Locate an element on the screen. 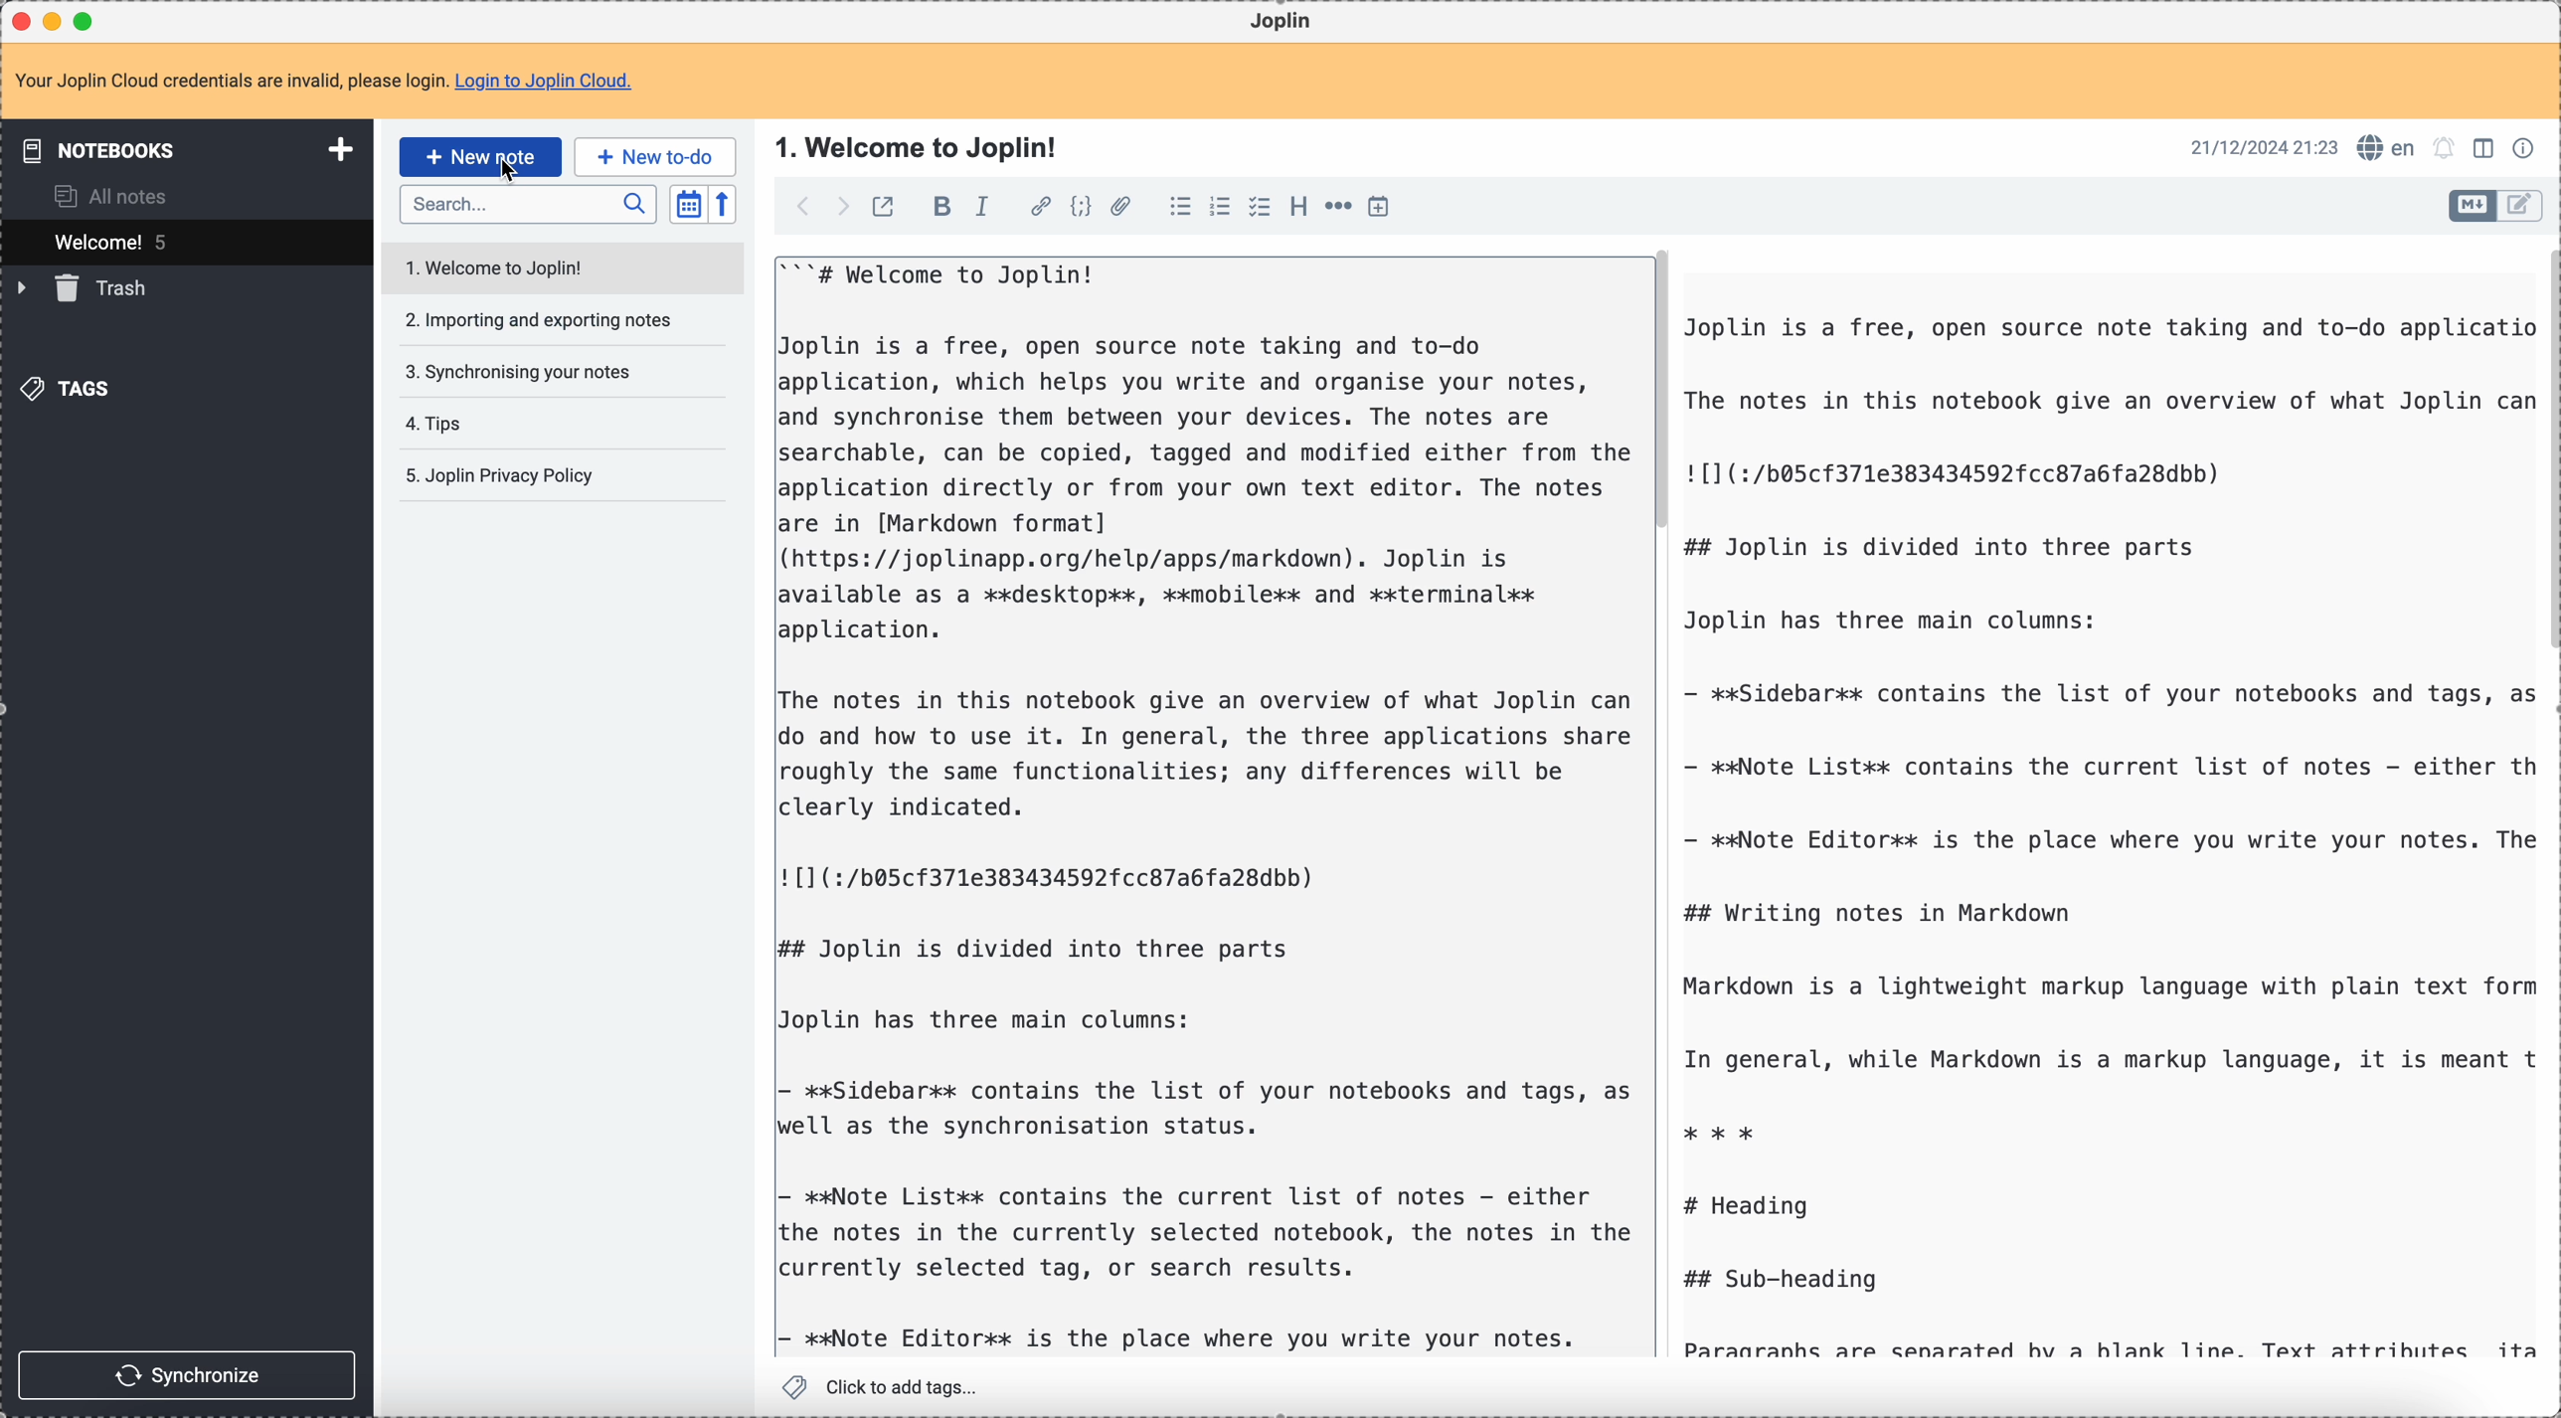 The image size is (2561, 1418). reverse sort order is located at coordinates (726, 205).